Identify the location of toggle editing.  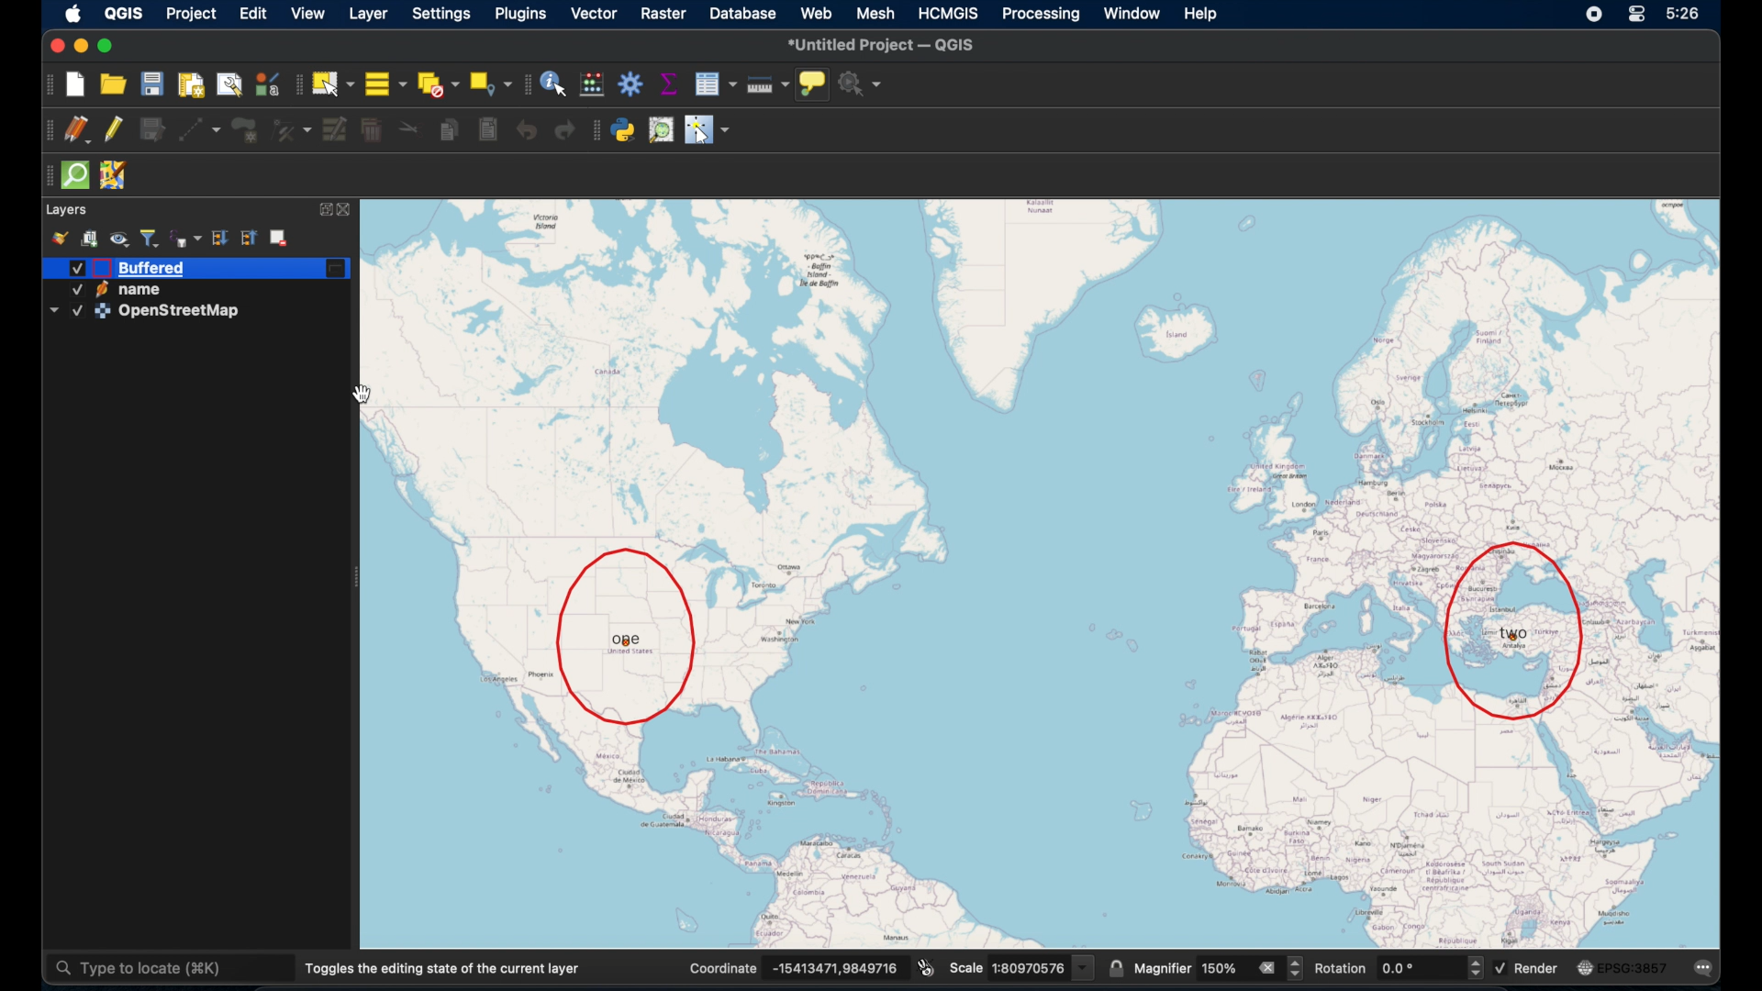
(115, 128).